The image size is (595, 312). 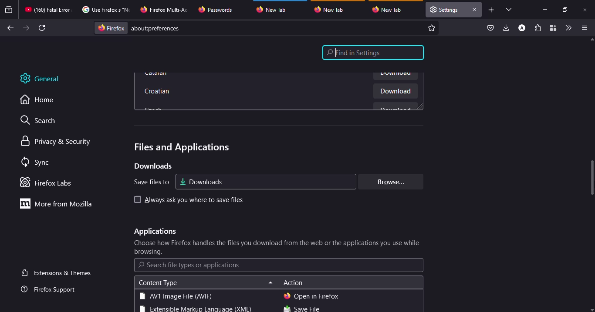 I want to click on search, so click(x=189, y=265).